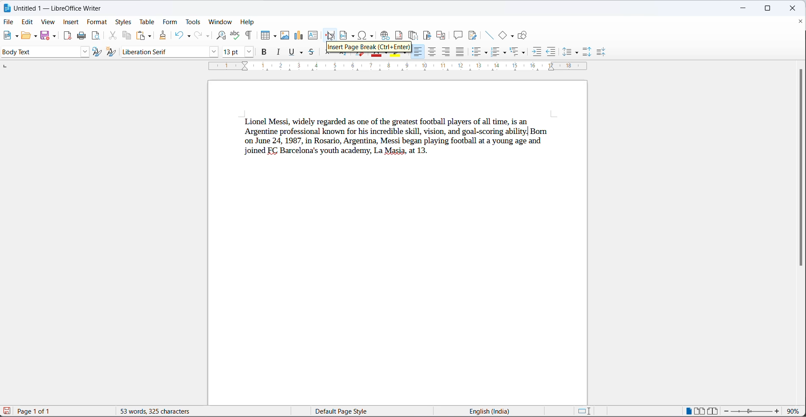 Image resolution: width=806 pixels, height=417 pixels. Describe the element at coordinates (39, 52) in the screenshot. I see `style options` at that location.